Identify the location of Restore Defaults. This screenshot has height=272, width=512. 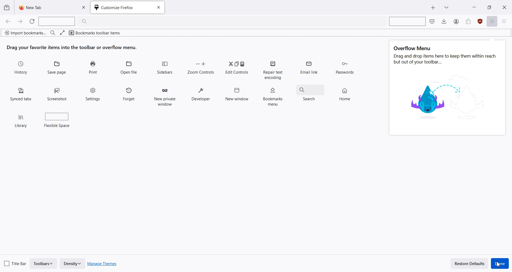
(470, 263).